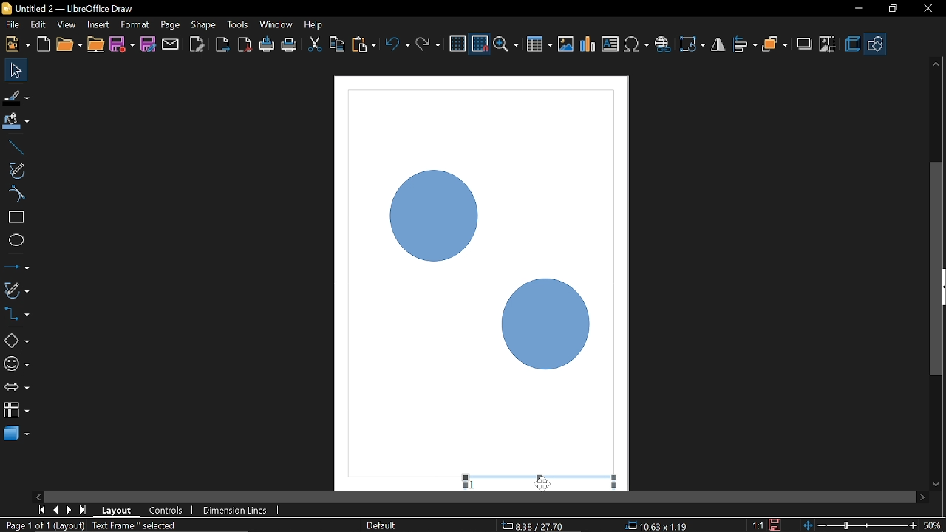 Image resolution: width=946 pixels, height=532 pixels. Describe the element at coordinates (828, 45) in the screenshot. I see `crop image` at that location.